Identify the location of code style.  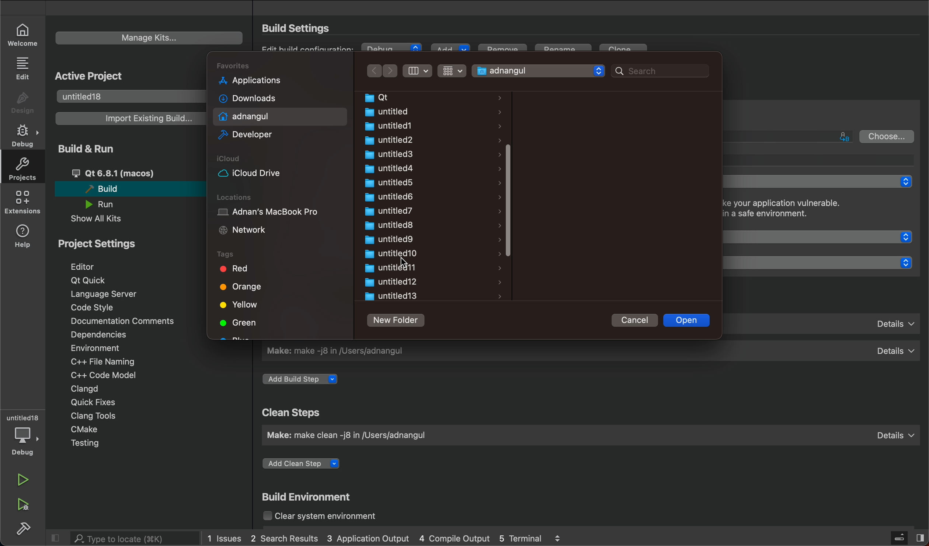
(93, 308).